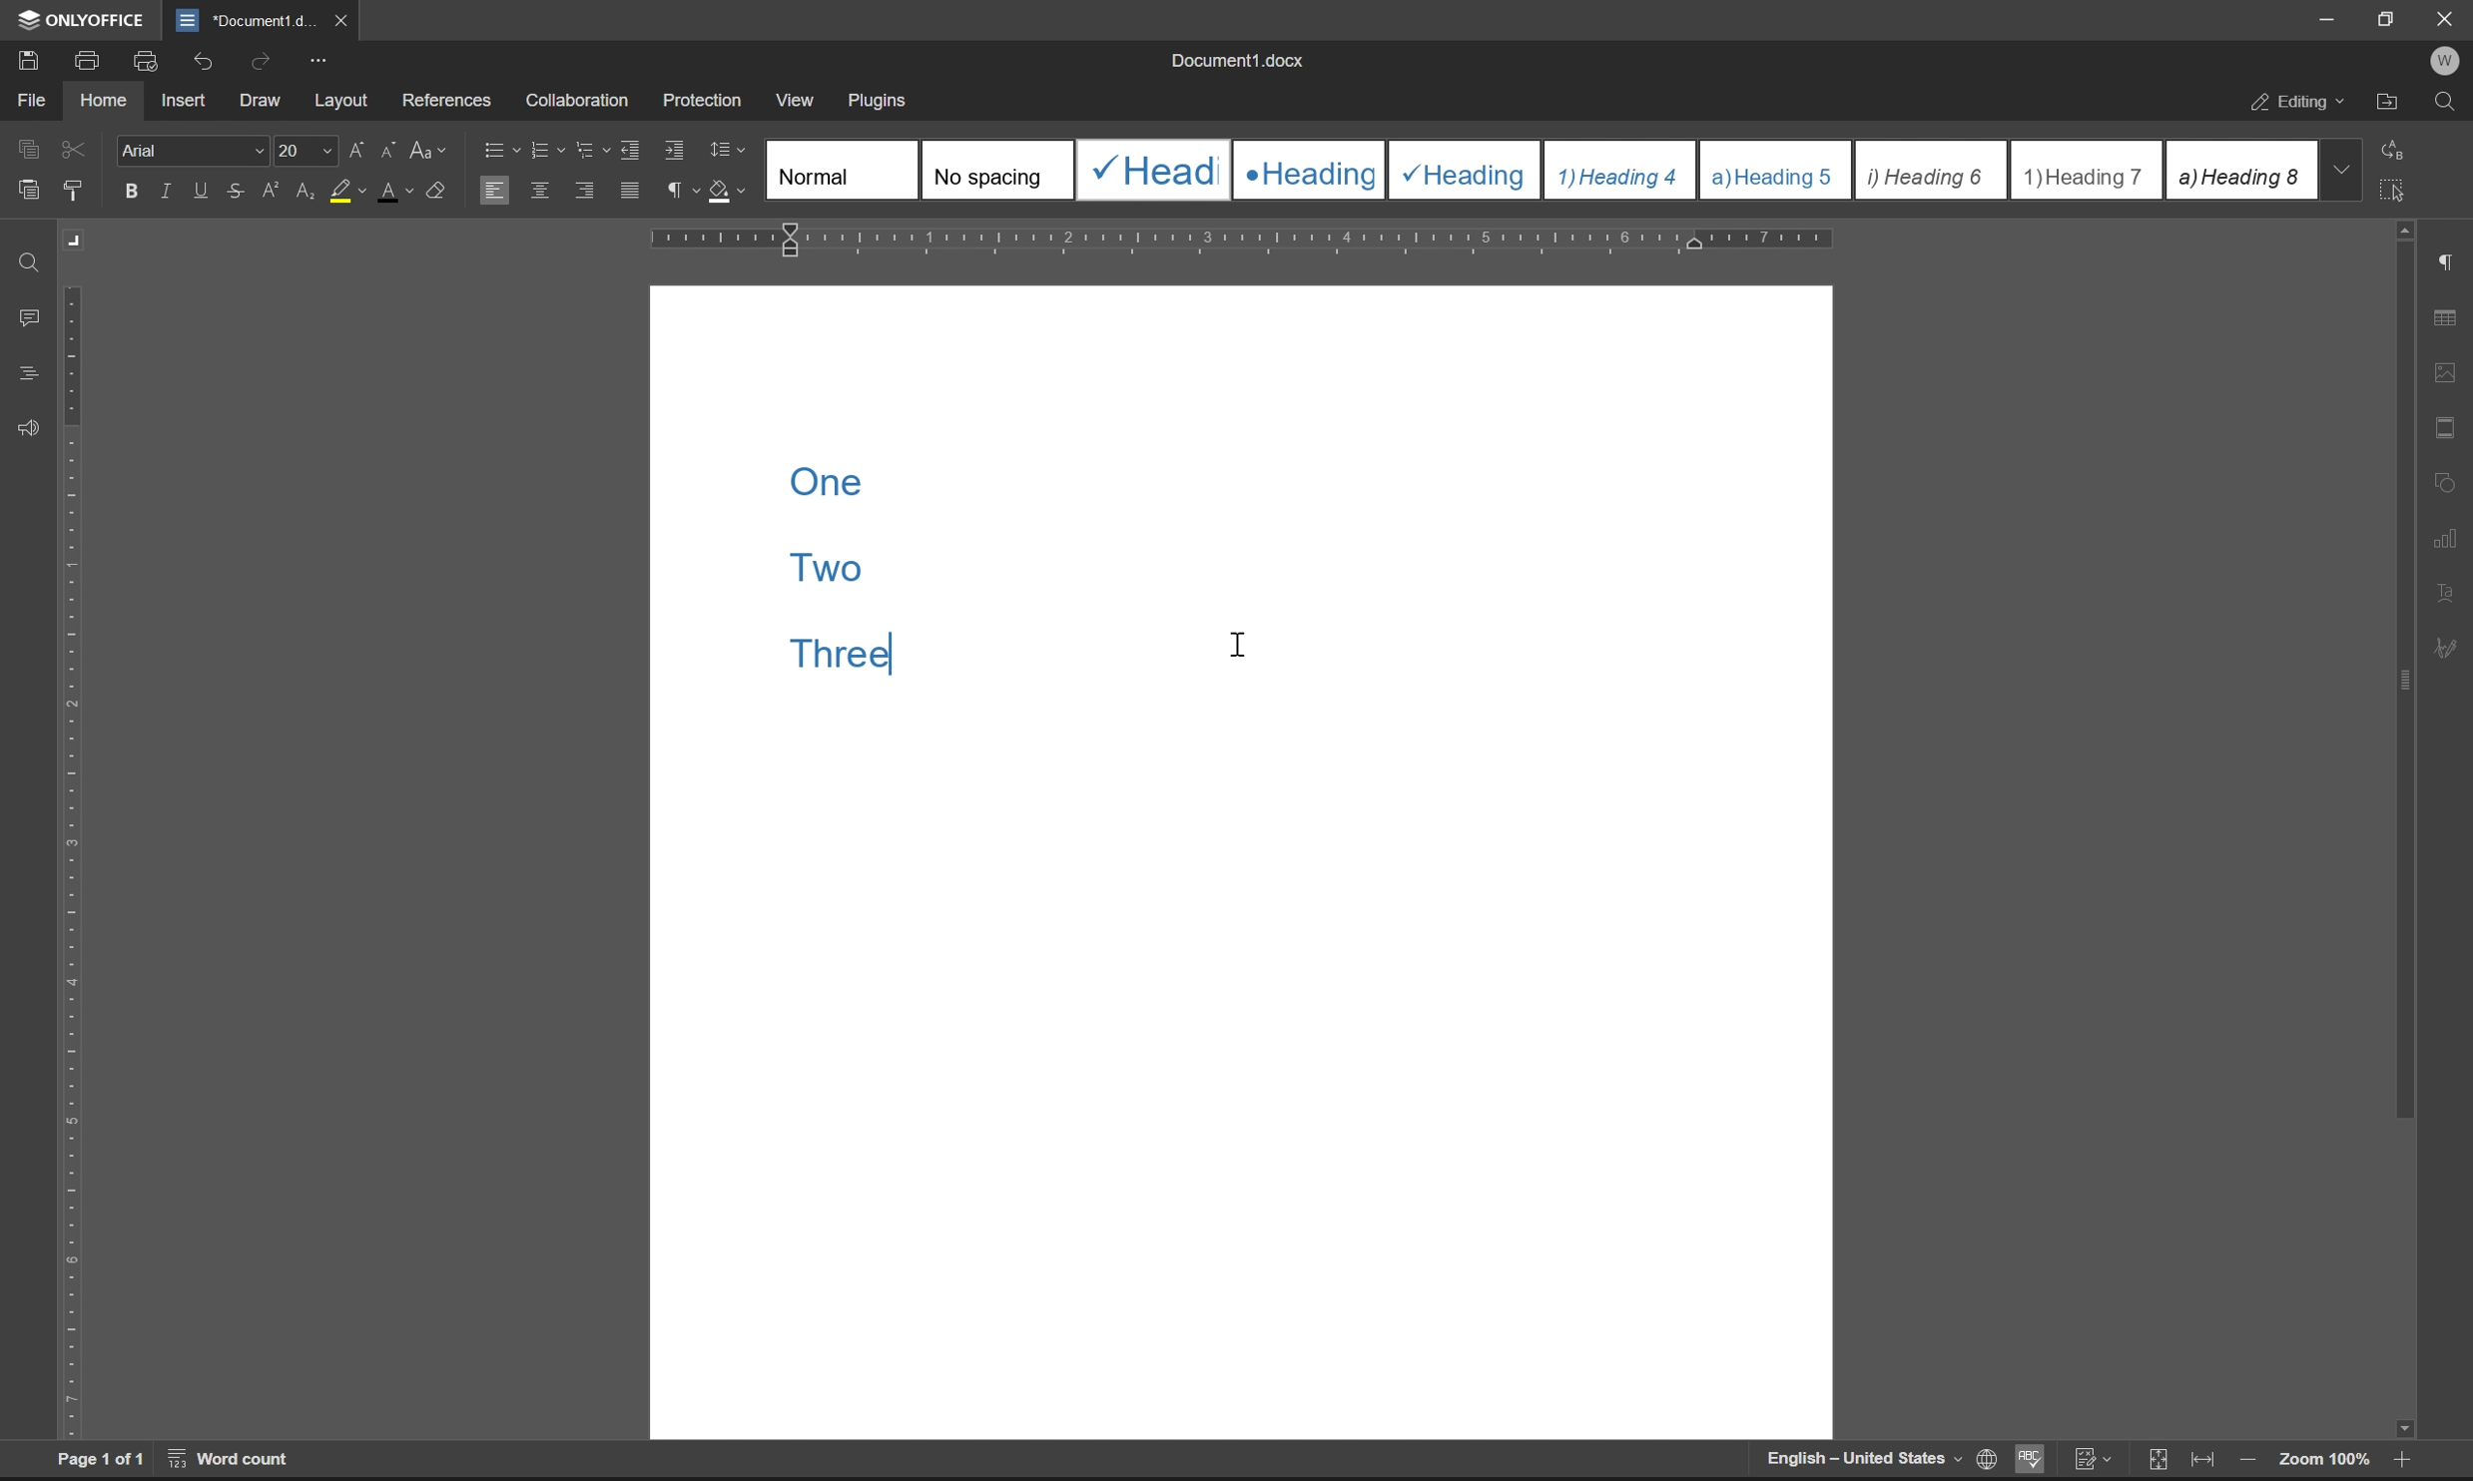 Image resolution: width=2473 pixels, height=1481 pixels. What do you see at coordinates (2246, 1462) in the screenshot?
I see `zoom out` at bounding box center [2246, 1462].